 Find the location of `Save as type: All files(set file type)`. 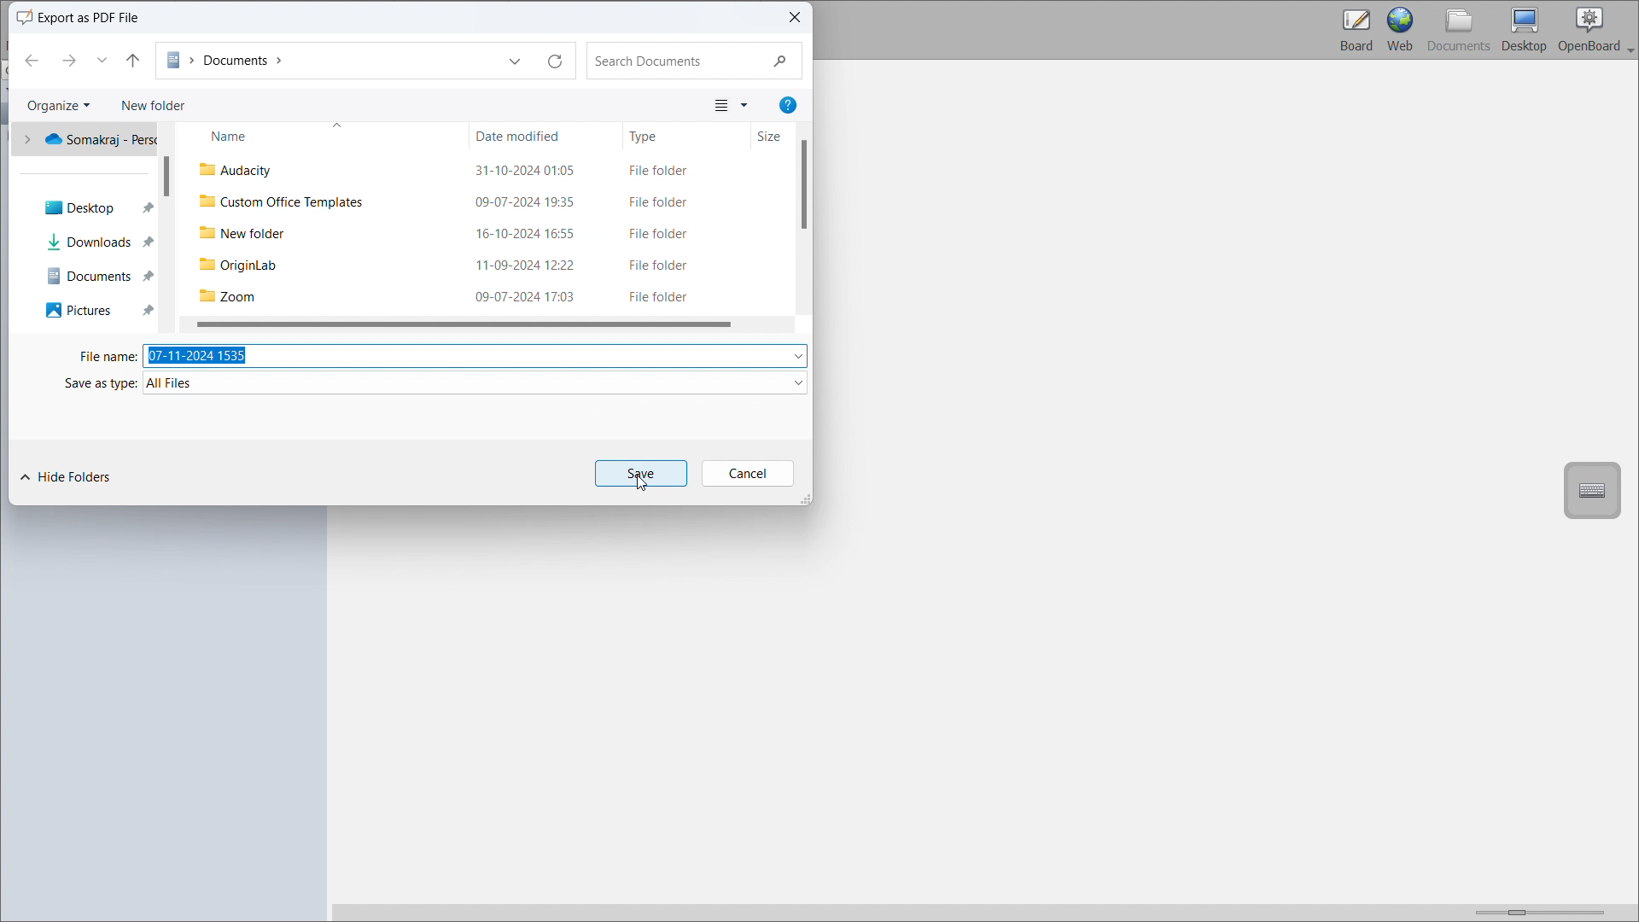

Save as type: All files(set file type) is located at coordinates (435, 382).